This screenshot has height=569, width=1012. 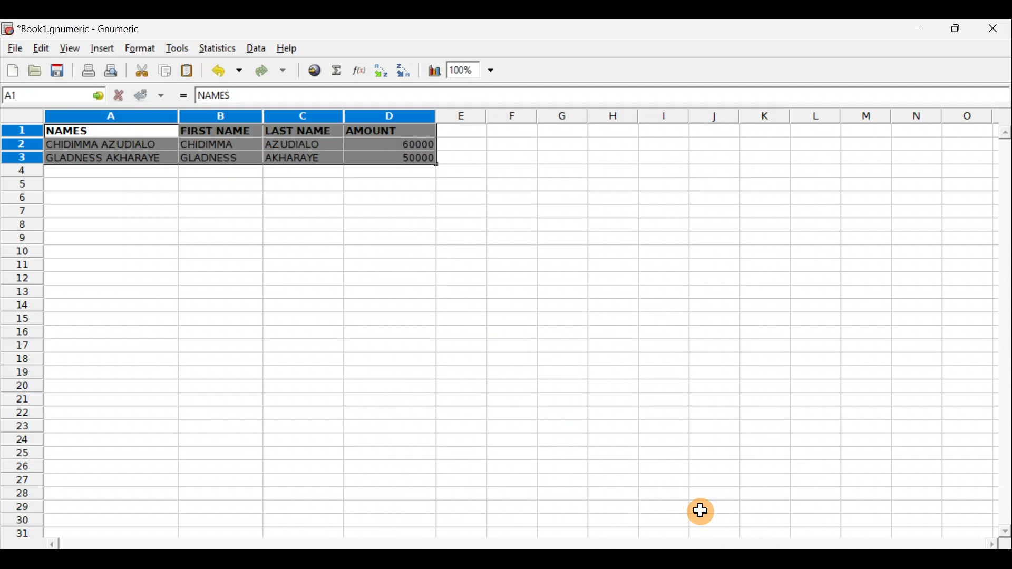 I want to click on Rows, so click(x=20, y=337).